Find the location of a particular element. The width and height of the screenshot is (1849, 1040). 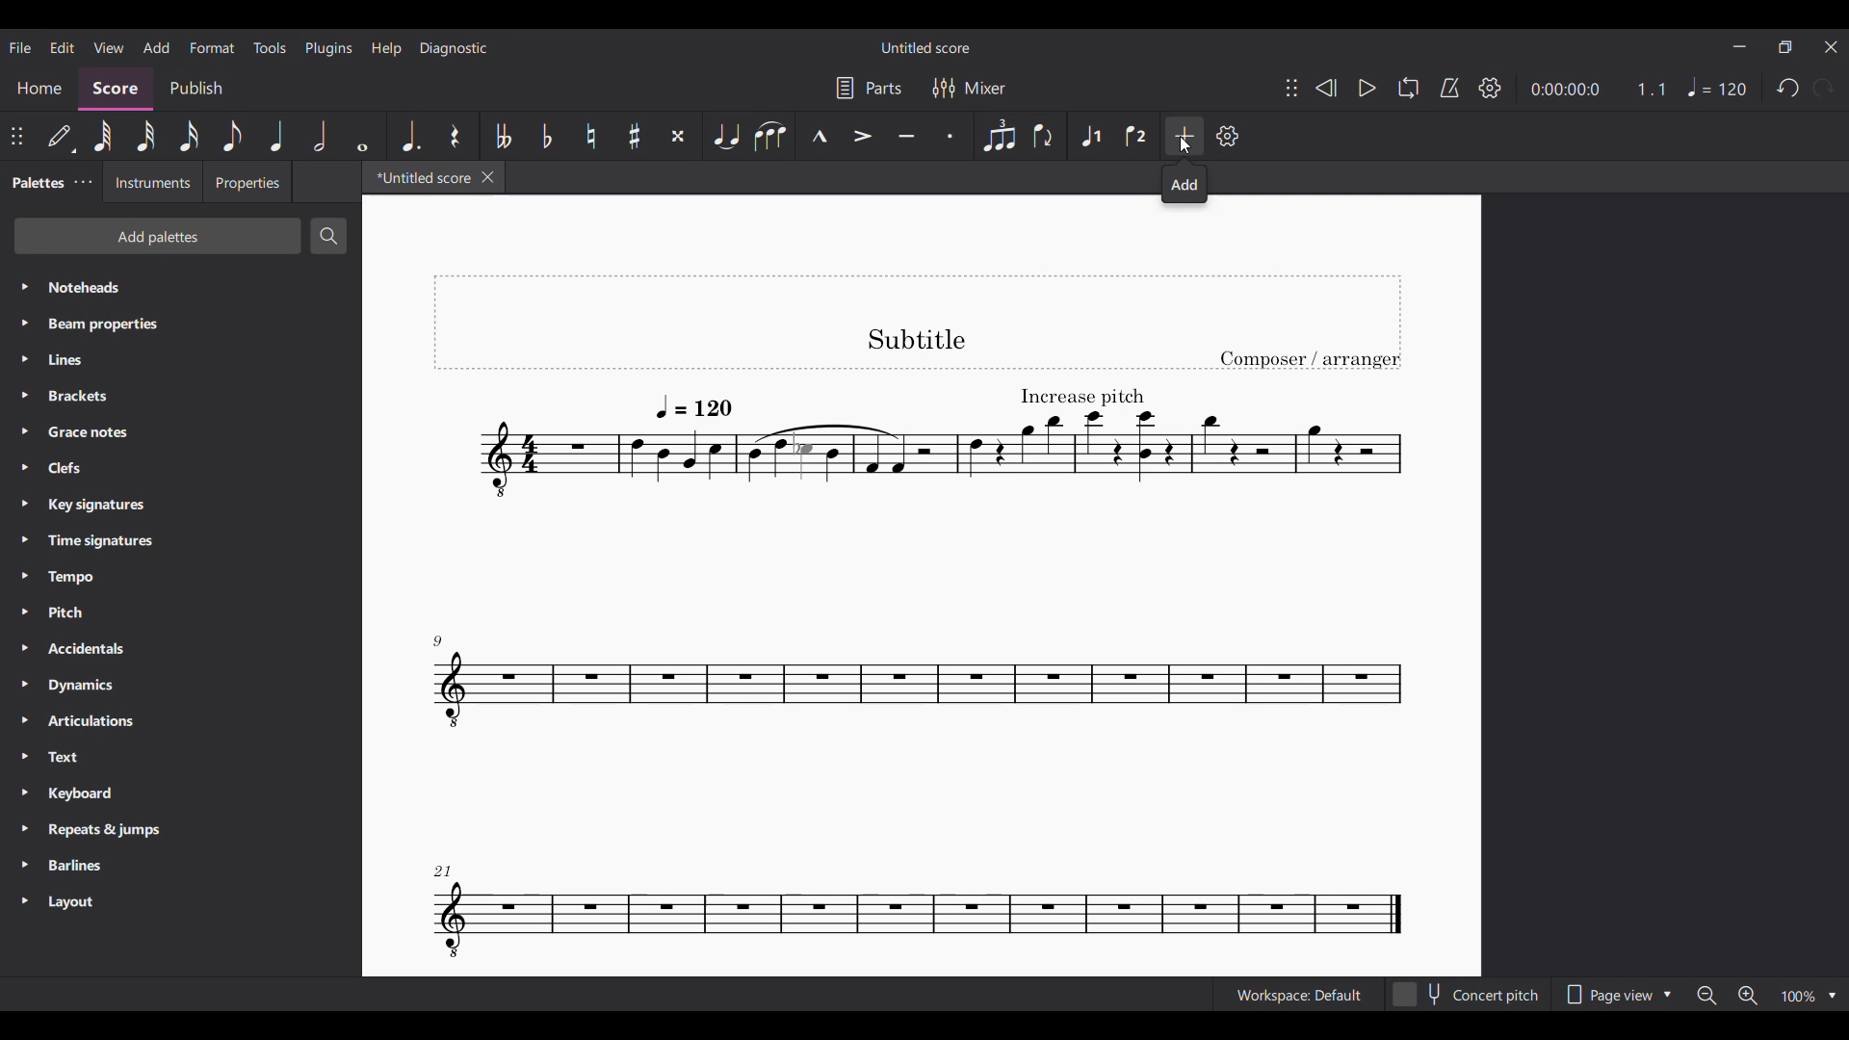

8th note is located at coordinates (231, 136).